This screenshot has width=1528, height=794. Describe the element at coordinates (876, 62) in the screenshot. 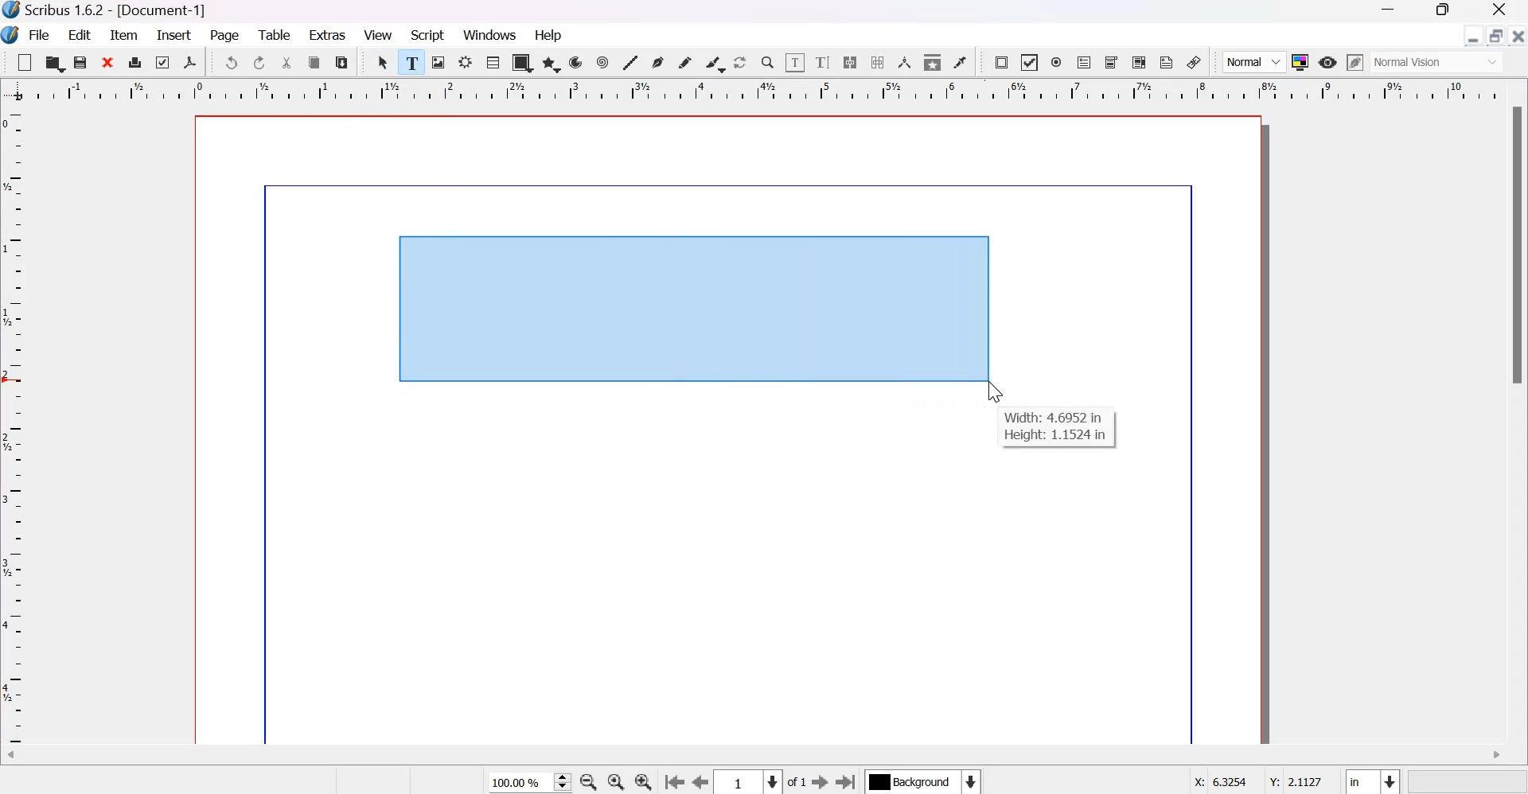

I see `unlink text frames` at that location.